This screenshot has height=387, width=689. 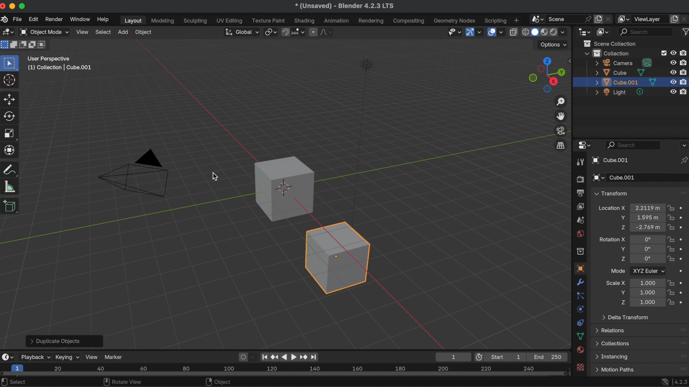 I want to click on transform, so click(x=11, y=169).